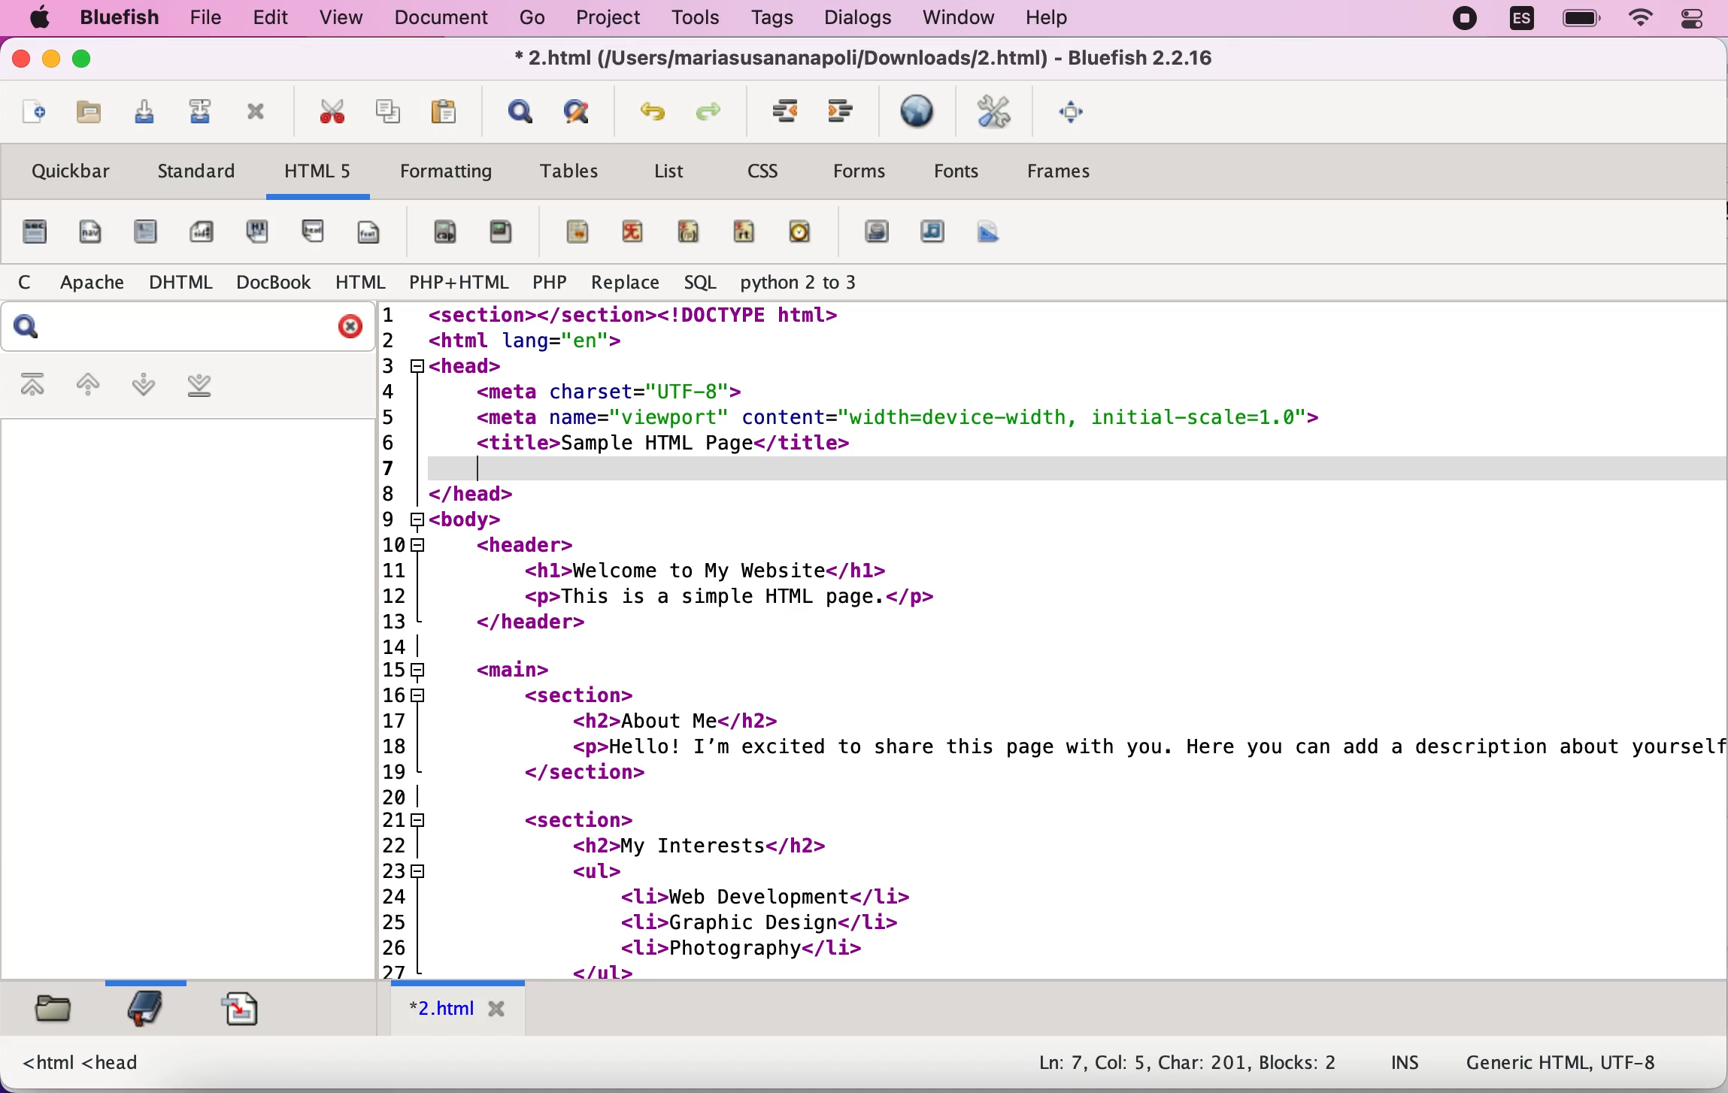 The image size is (1728, 1093). What do you see at coordinates (769, 168) in the screenshot?
I see `css` at bounding box center [769, 168].